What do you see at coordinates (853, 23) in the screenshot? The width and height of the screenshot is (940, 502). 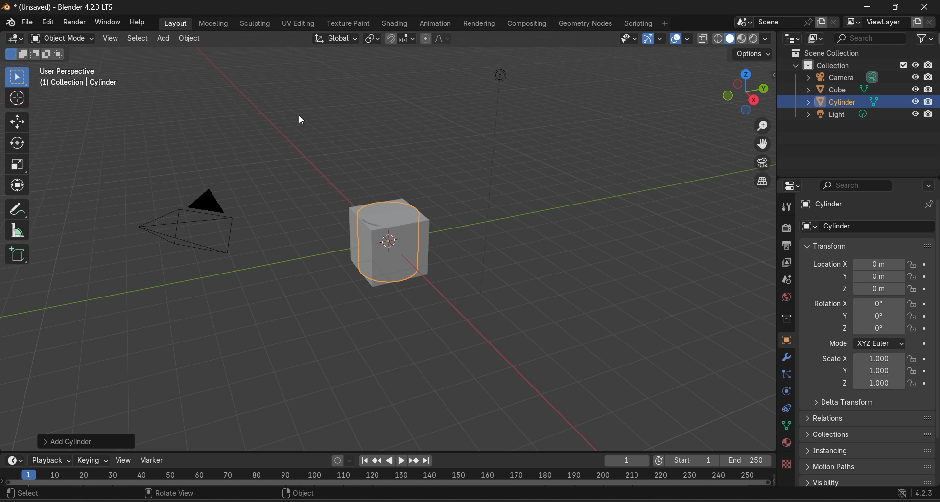 I see `active workspace` at bounding box center [853, 23].